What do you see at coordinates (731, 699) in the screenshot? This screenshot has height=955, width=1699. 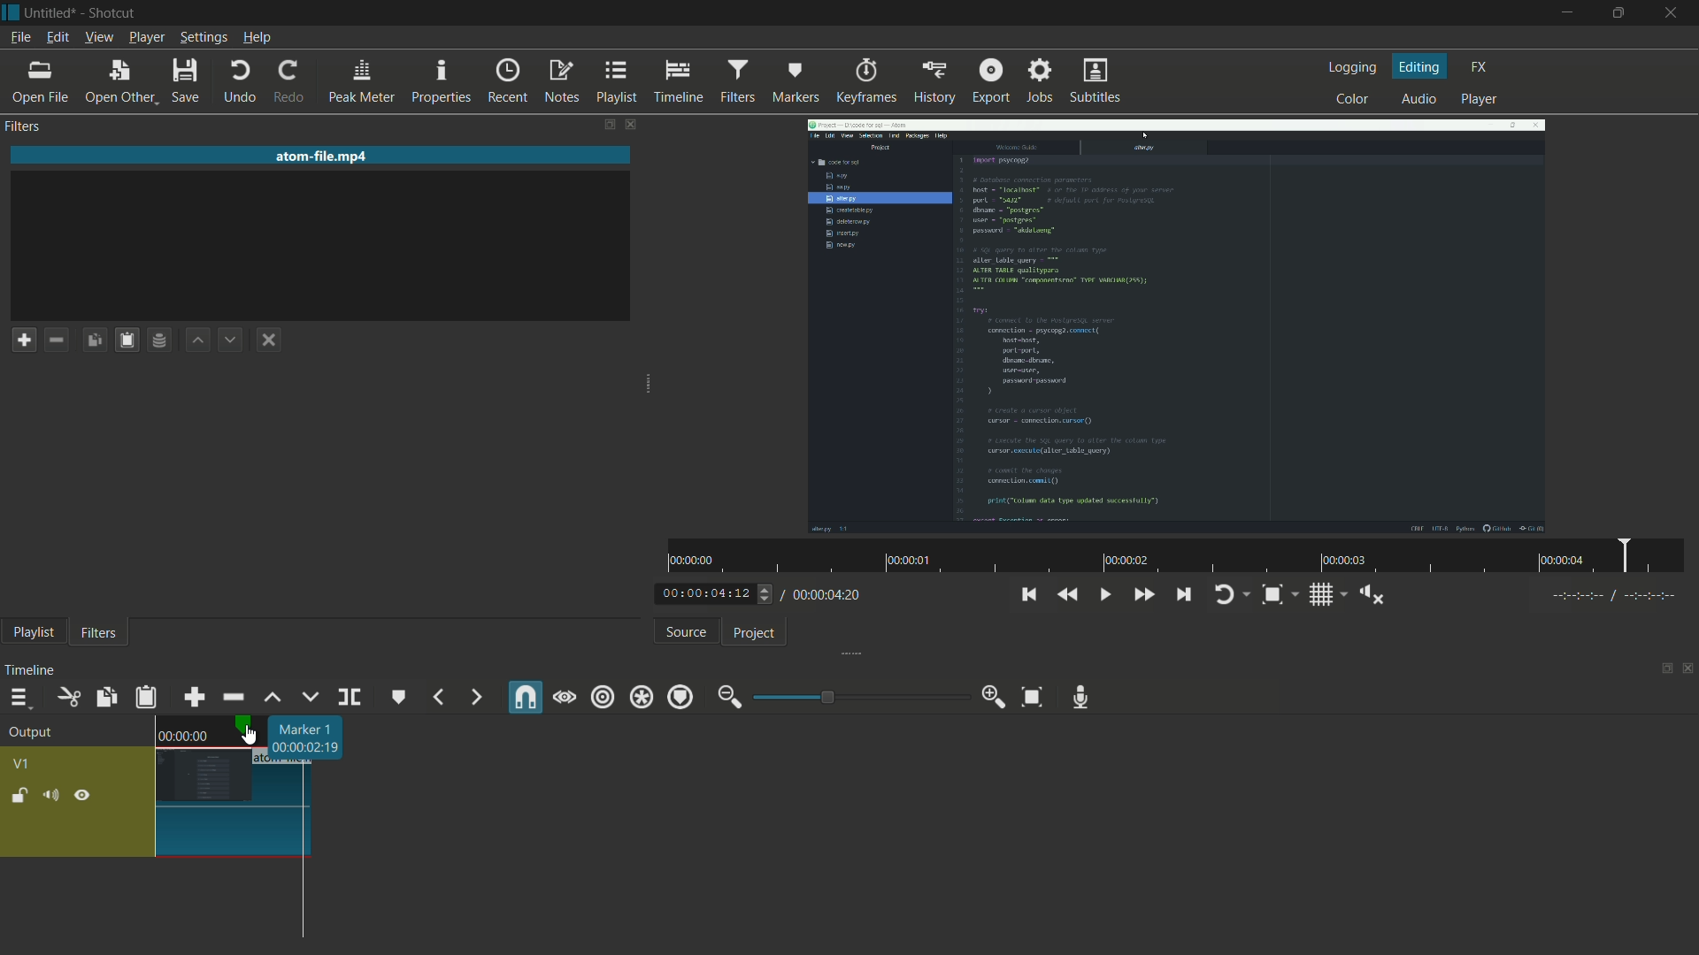 I see `zoom out` at bounding box center [731, 699].